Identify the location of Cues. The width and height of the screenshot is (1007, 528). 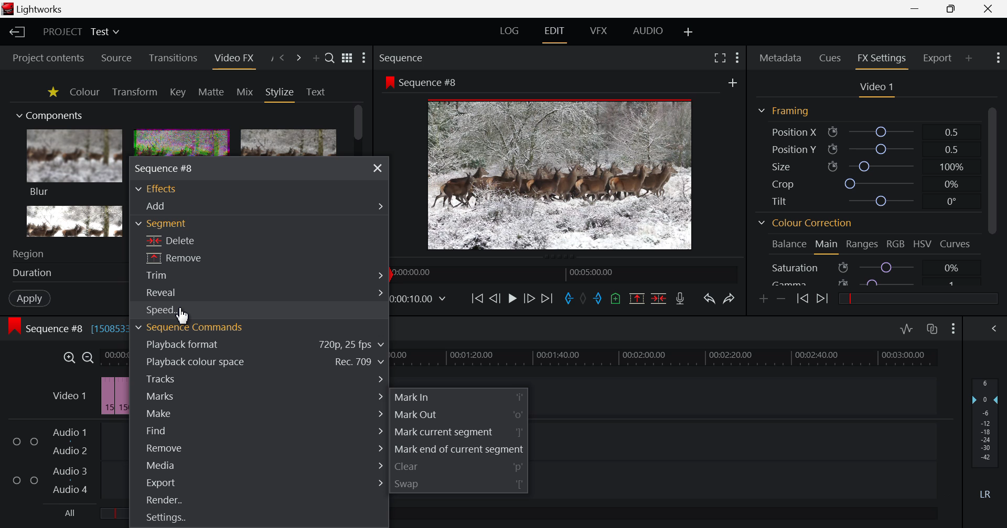
(831, 59).